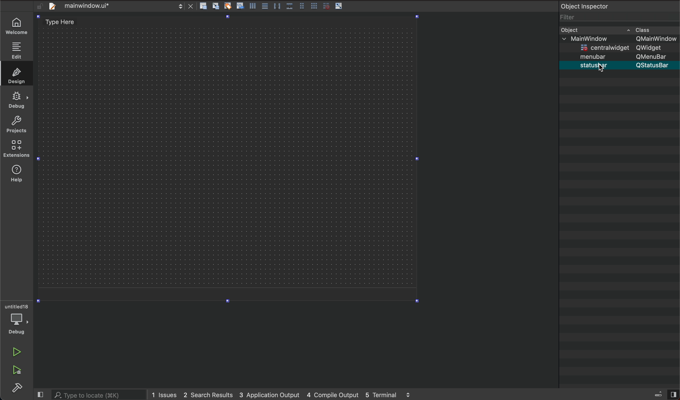 The width and height of the screenshot is (680, 400). I want to click on run, so click(18, 352).